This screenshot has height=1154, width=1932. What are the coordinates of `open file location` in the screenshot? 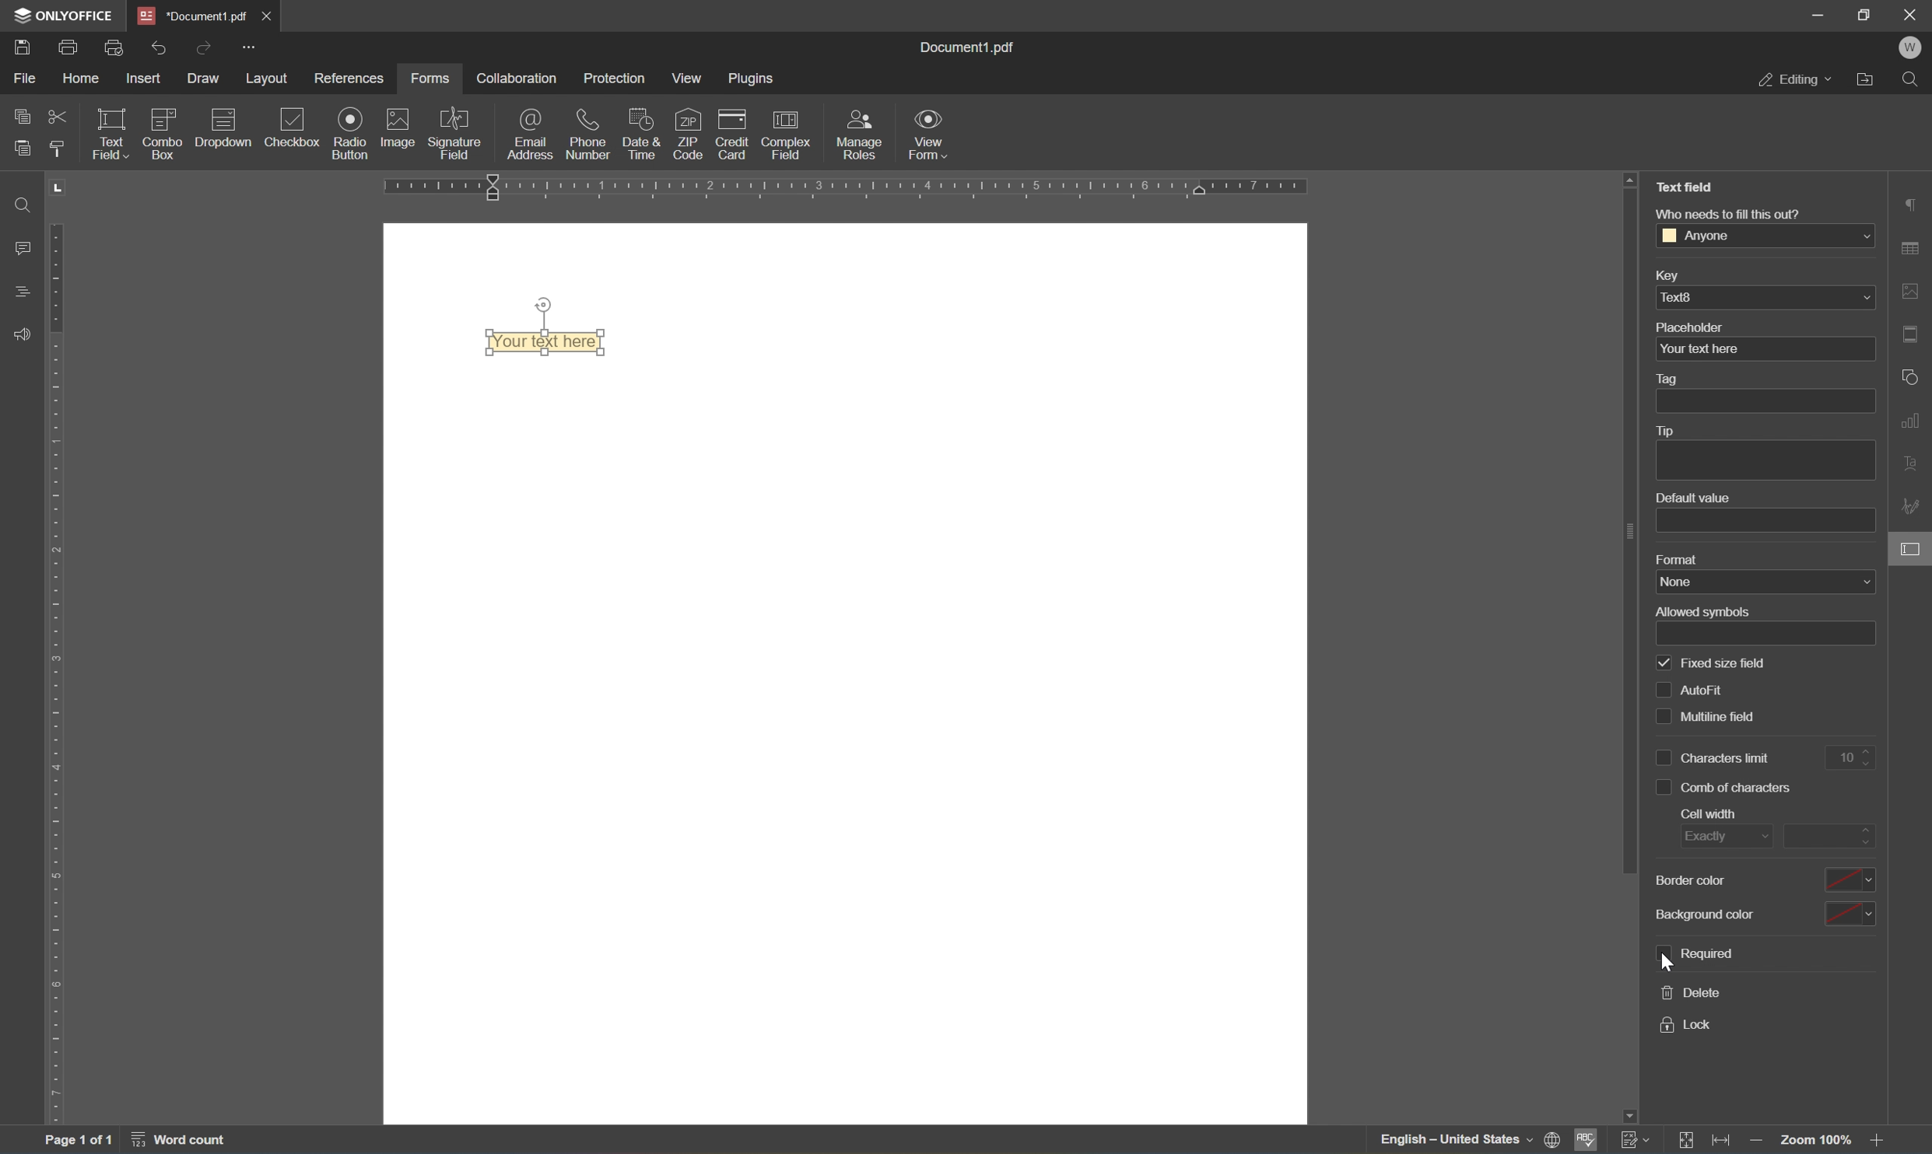 It's located at (1867, 82).